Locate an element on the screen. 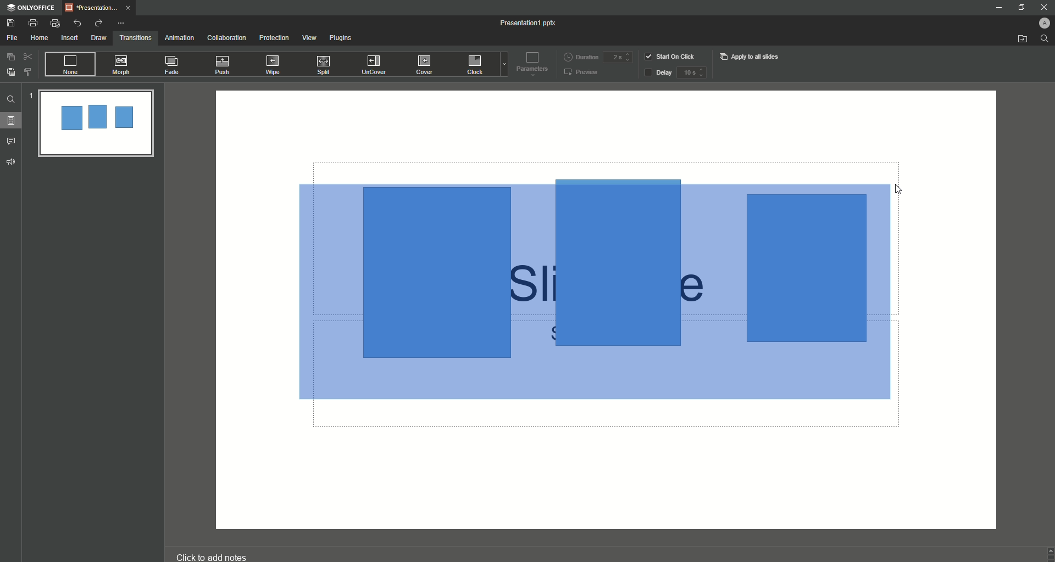 The height and width of the screenshot is (562, 1055). Draw is located at coordinates (99, 38).